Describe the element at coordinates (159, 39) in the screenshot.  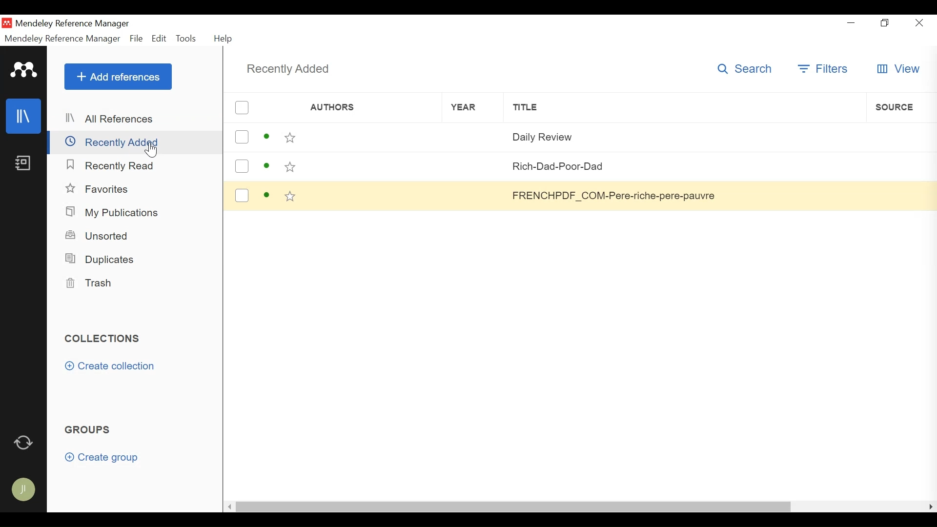
I see `Edit` at that location.